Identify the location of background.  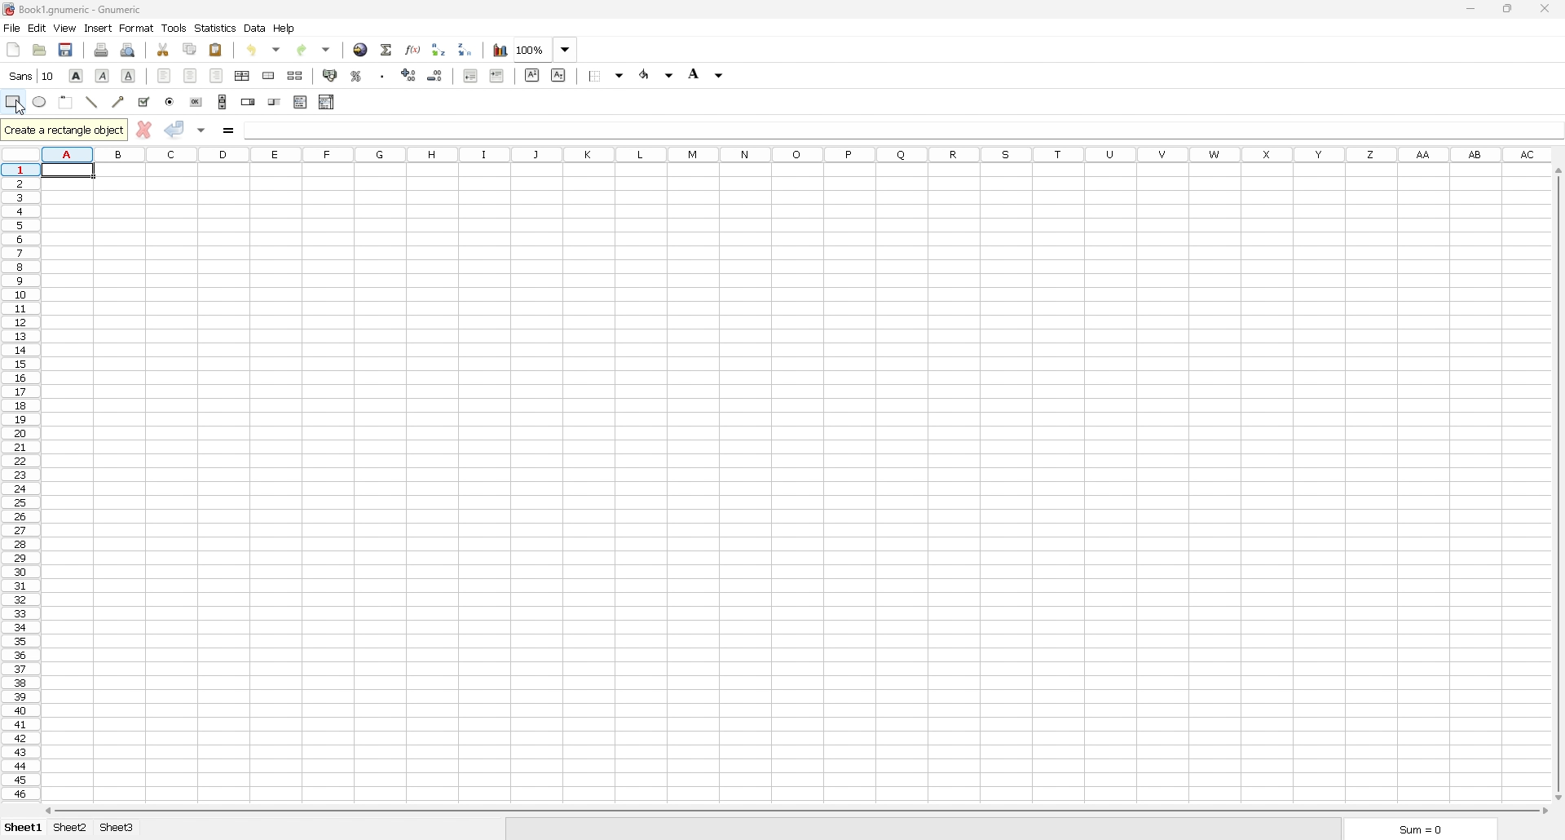
(706, 74).